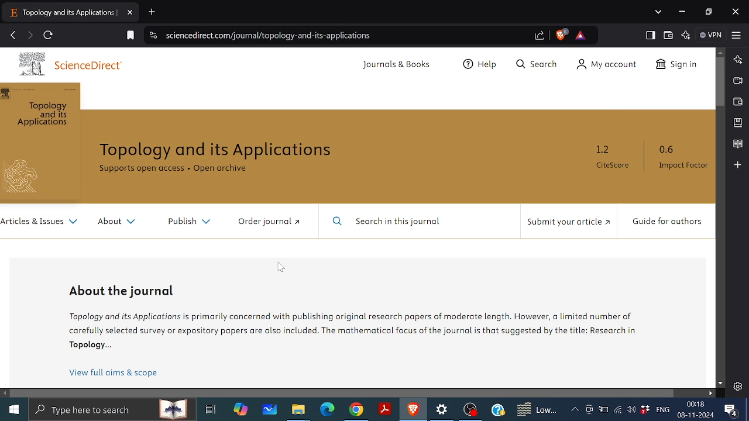 This screenshot has height=421, width=749. Describe the element at coordinates (720, 81) in the screenshot. I see `Vertical scroll bar` at that location.